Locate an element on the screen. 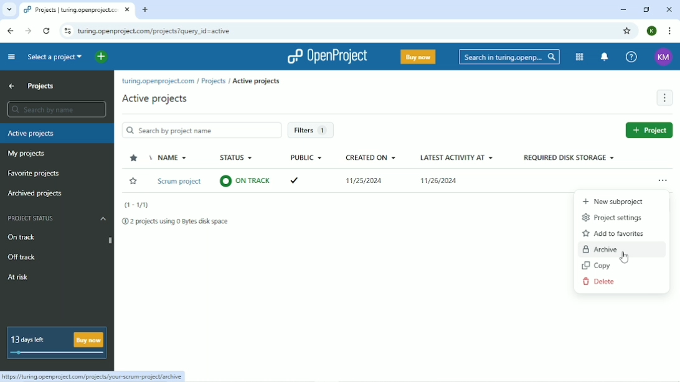  Add to favorites is located at coordinates (615, 233).